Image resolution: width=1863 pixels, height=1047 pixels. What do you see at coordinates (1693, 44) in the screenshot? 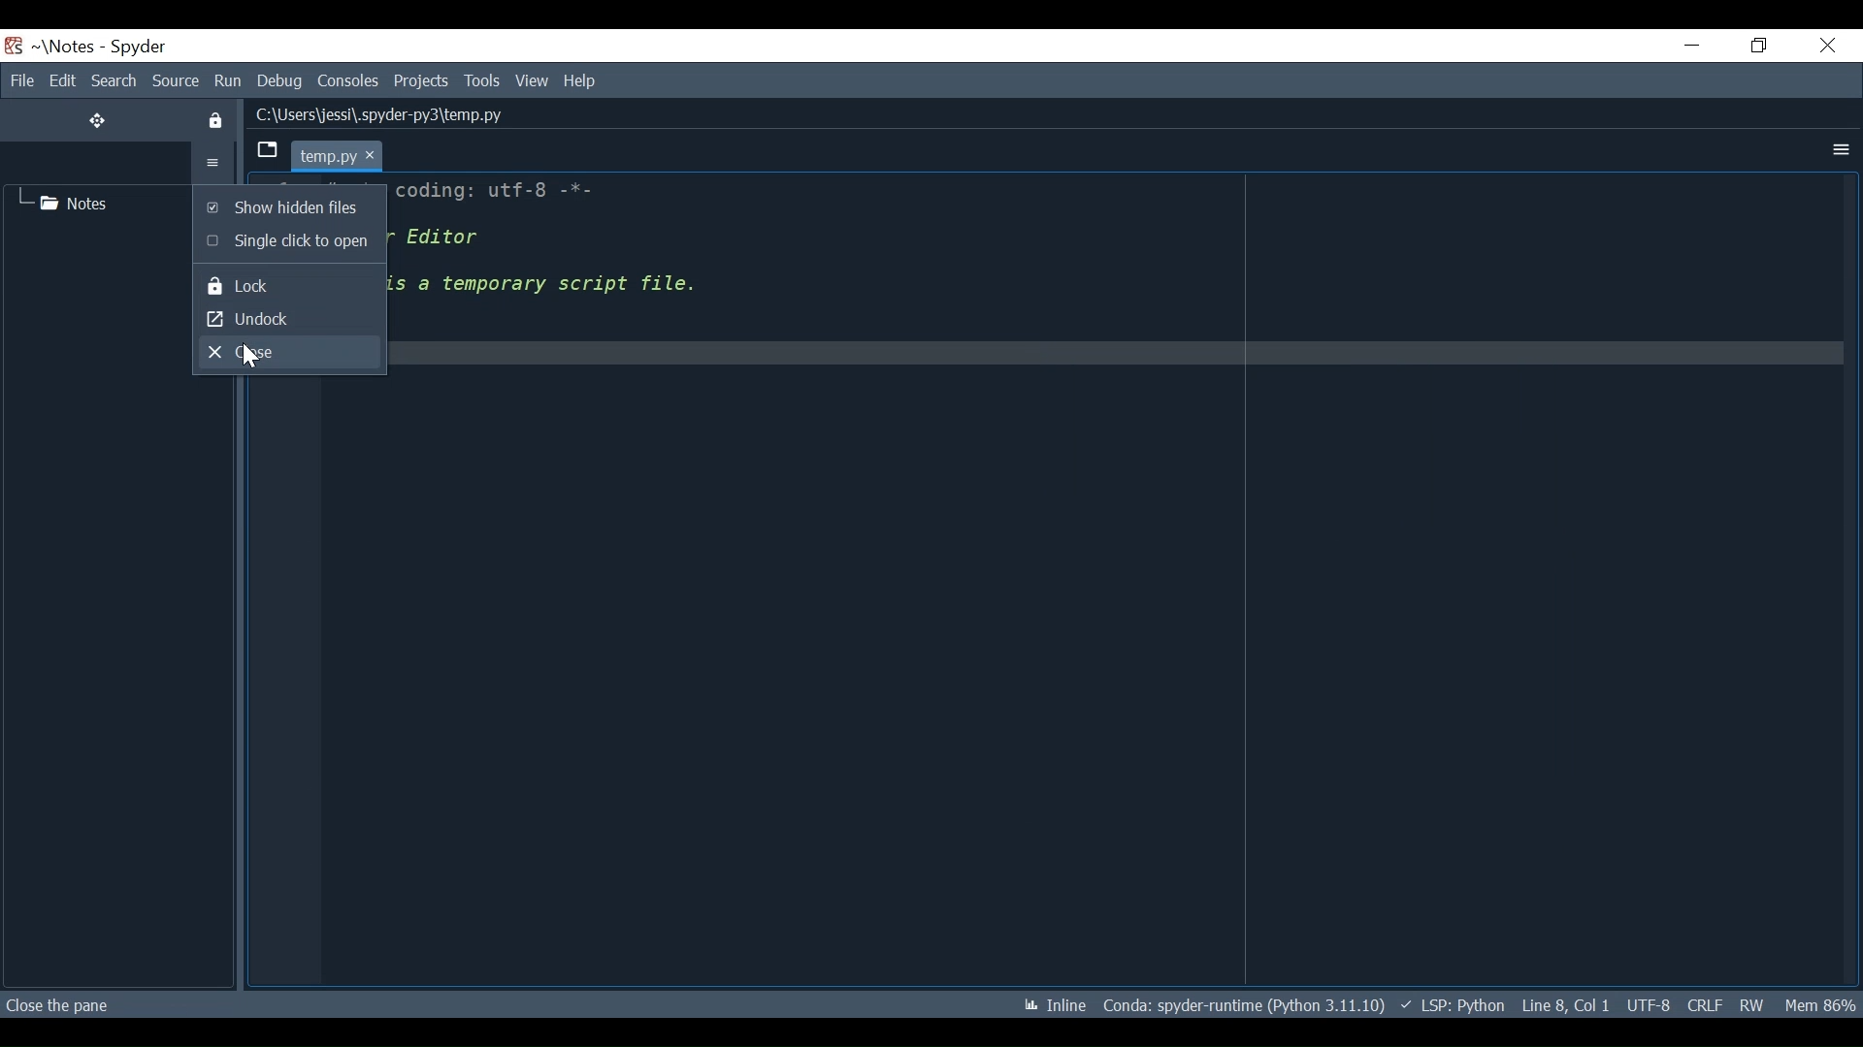
I see `Minimize` at bounding box center [1693, 44].